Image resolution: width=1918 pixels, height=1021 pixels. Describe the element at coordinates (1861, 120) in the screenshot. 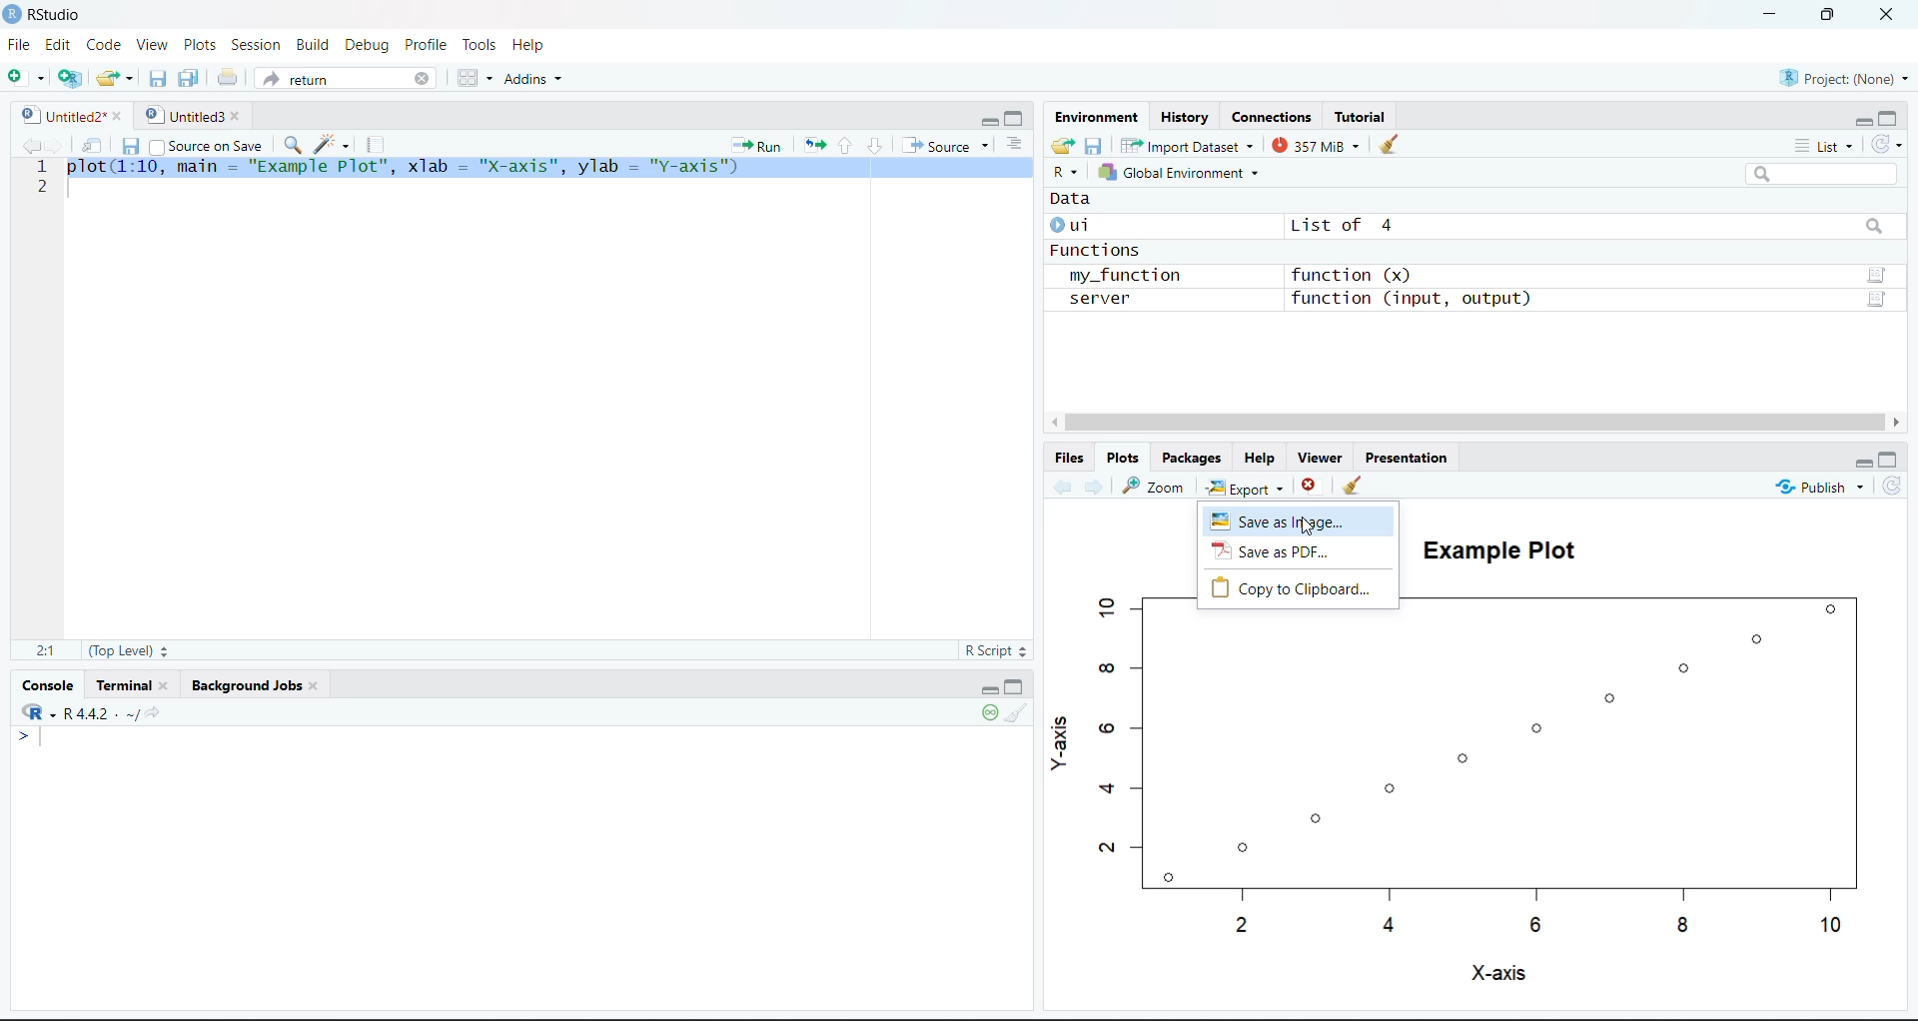

I see `Minimize` at that location.